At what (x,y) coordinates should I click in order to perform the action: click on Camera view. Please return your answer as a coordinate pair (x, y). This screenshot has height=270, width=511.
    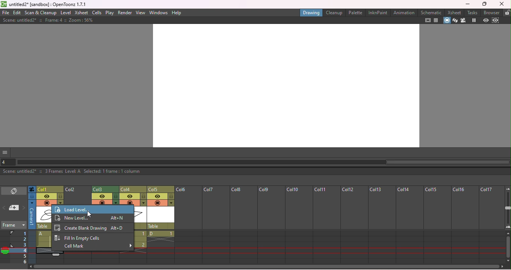
    Looking at the image, I should click on (463, 21).